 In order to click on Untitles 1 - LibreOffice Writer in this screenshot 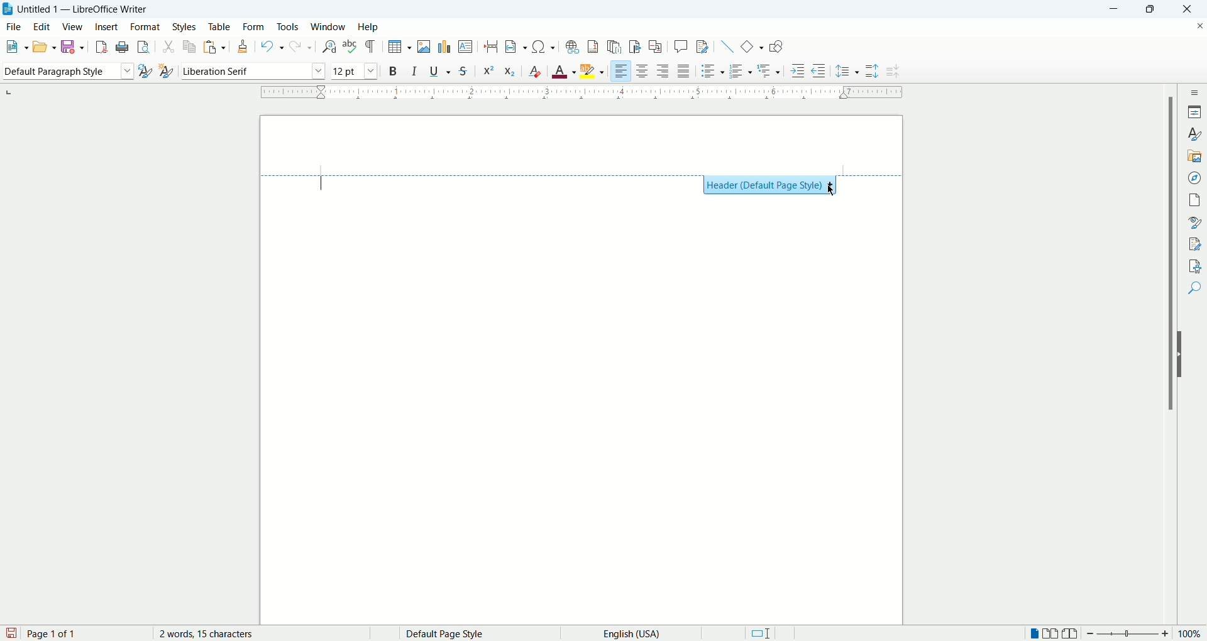, I will do `click(87, 9)`.